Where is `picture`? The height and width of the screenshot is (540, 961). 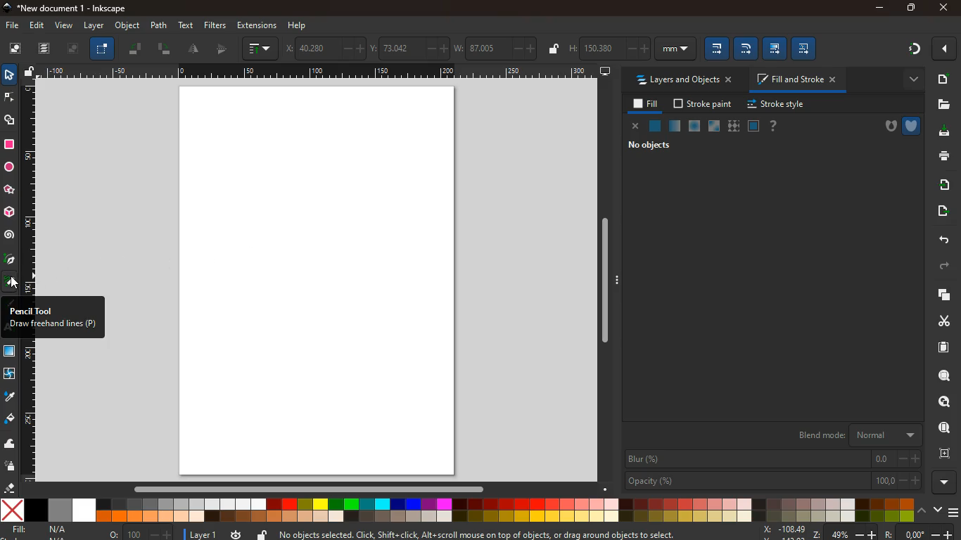 picture is located at coordinates (72, 49).